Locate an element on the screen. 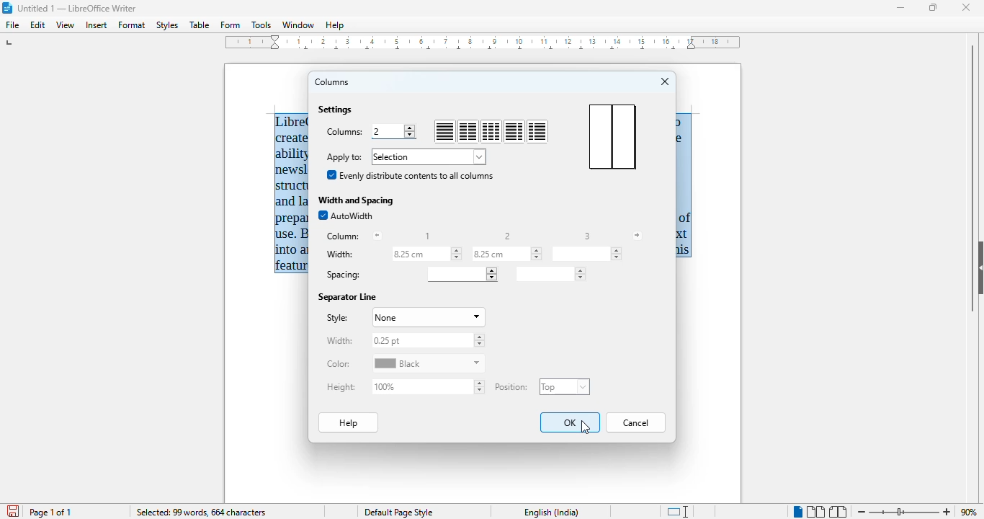  0.25 pt is located at coordinates (427, 340).